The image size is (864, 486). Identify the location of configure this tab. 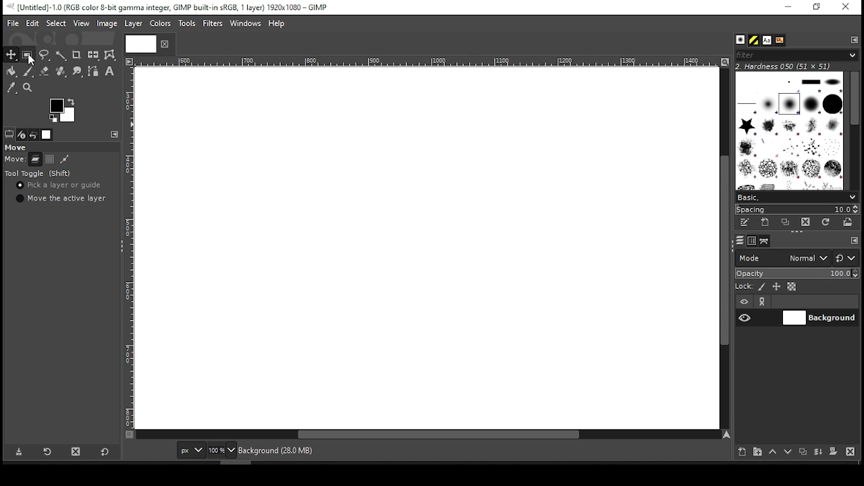
(855, 242).